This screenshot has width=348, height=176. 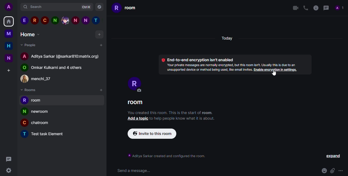 I want to click on add, so click(x=99, y=34).